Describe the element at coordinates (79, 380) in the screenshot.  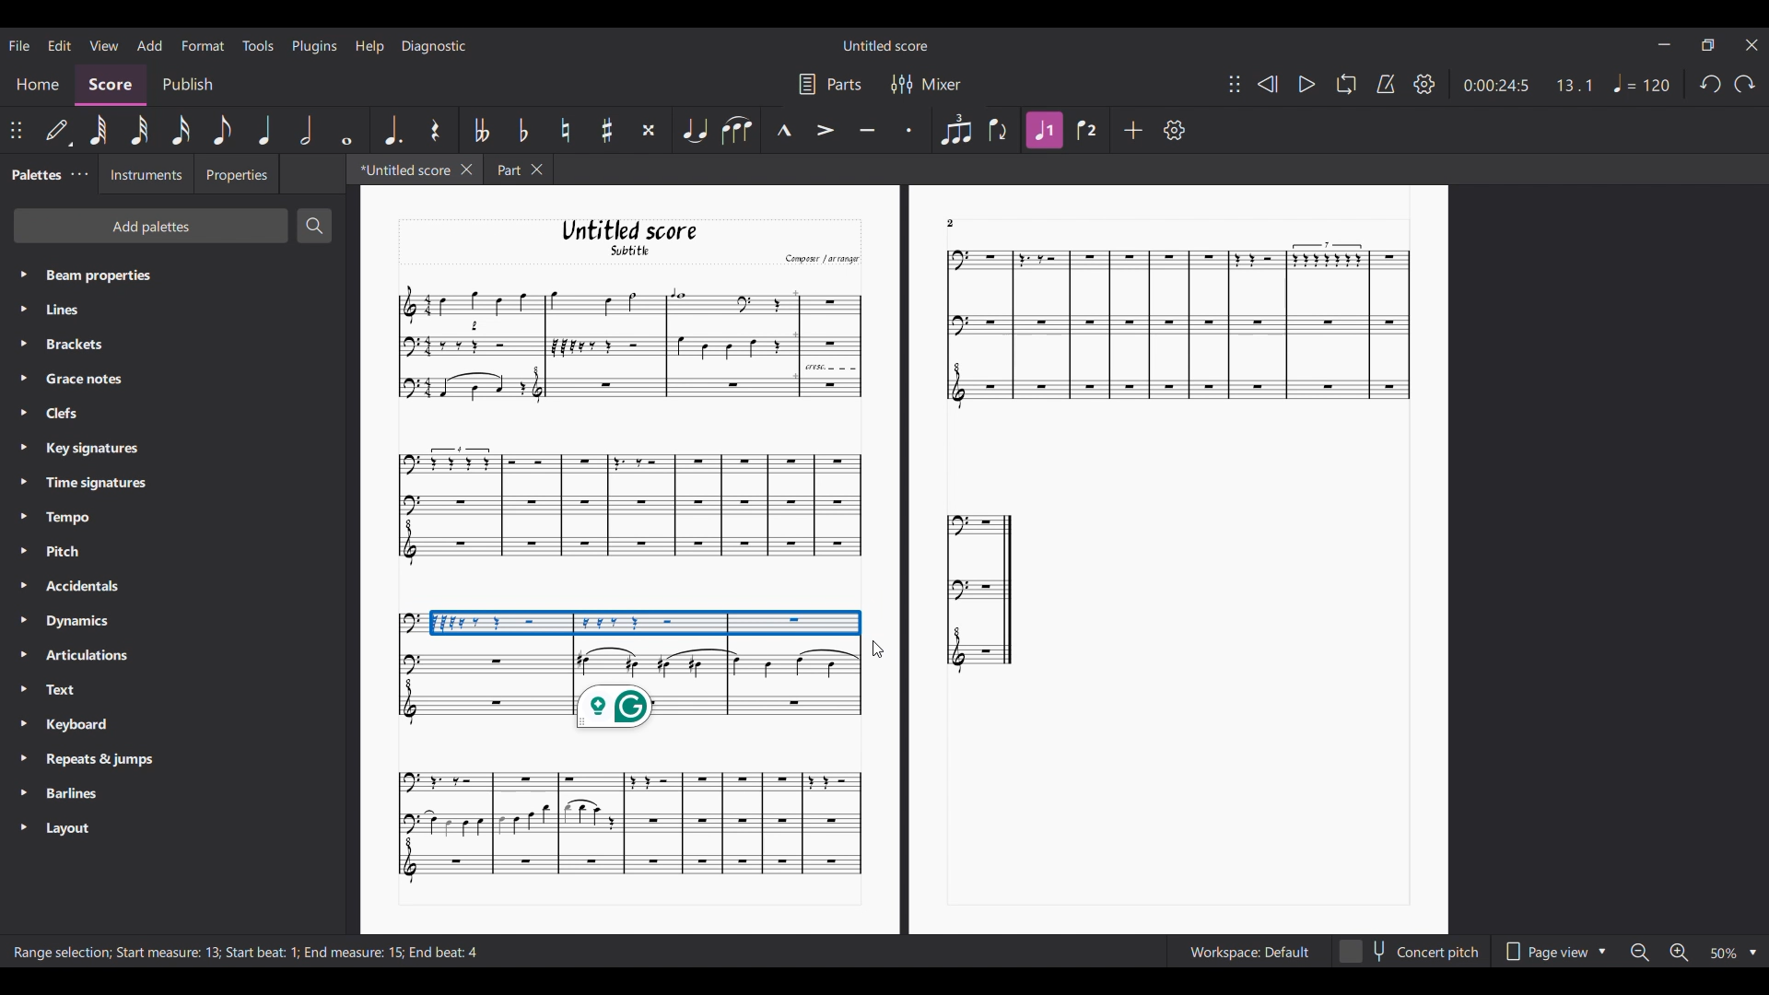
I see `» Grace notes` at that location.